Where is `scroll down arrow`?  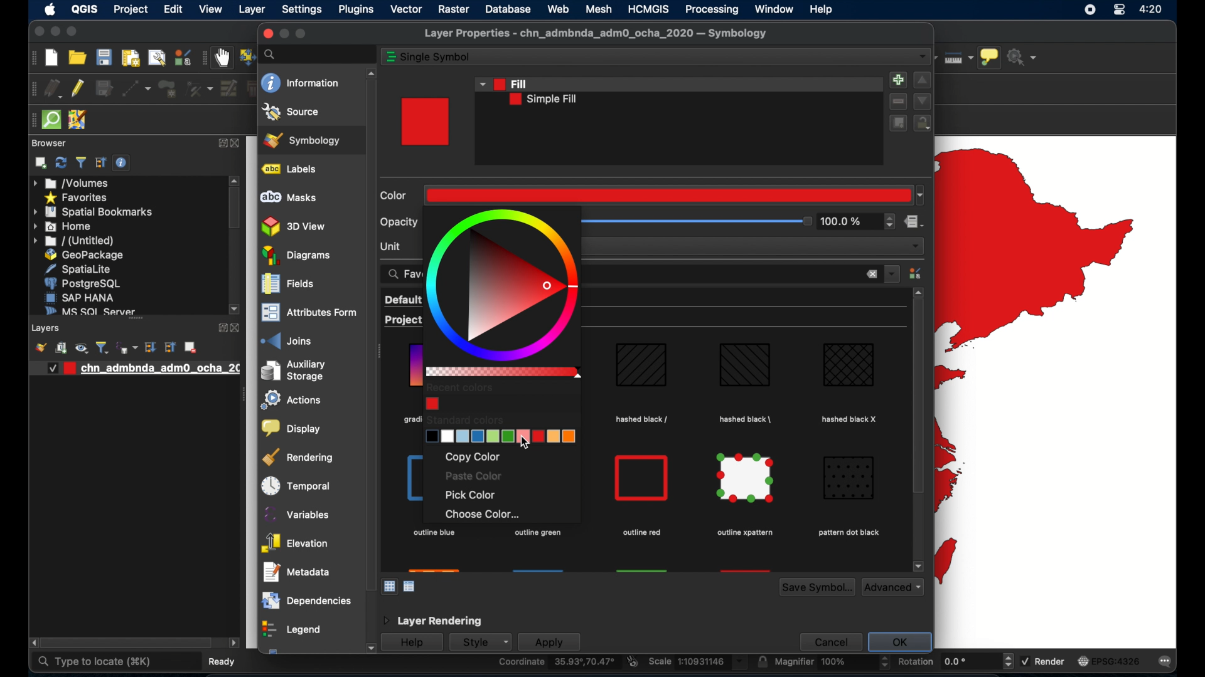
scroll down arrow is located at coordinates (369, 649).